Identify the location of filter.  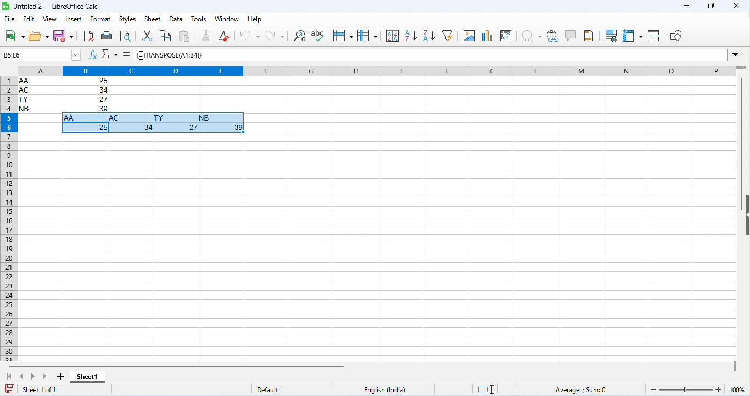
(450, 35).